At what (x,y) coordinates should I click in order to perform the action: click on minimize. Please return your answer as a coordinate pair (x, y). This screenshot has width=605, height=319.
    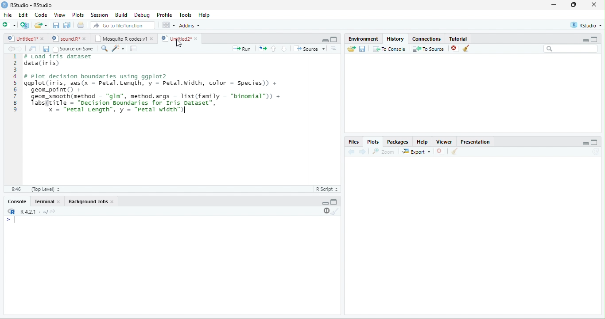
    Looking at the image, I should click on (554, 4).